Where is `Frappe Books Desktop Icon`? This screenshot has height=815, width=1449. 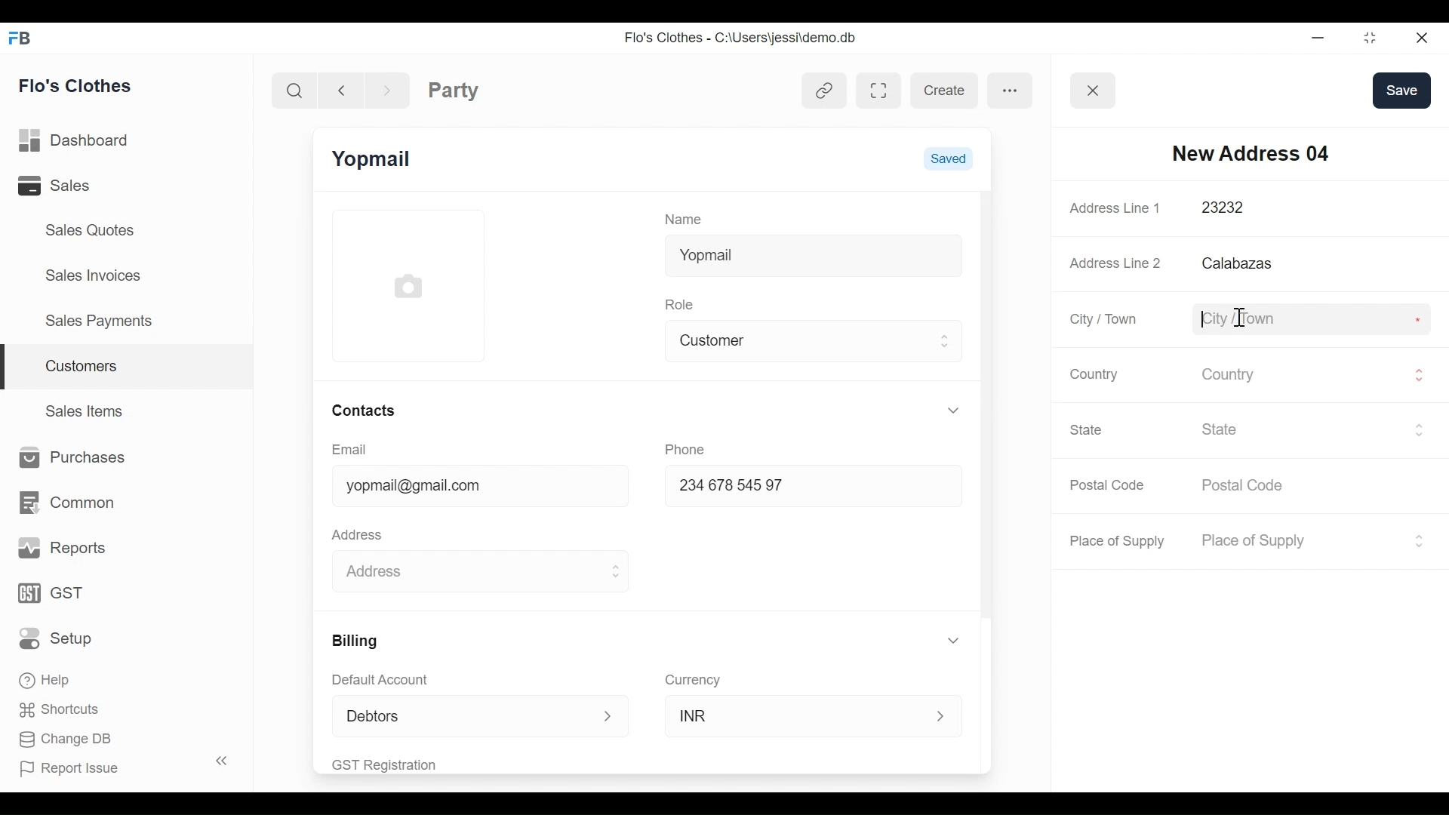 Frappe Books Desktop Icon is located at coordinates (18, 39).